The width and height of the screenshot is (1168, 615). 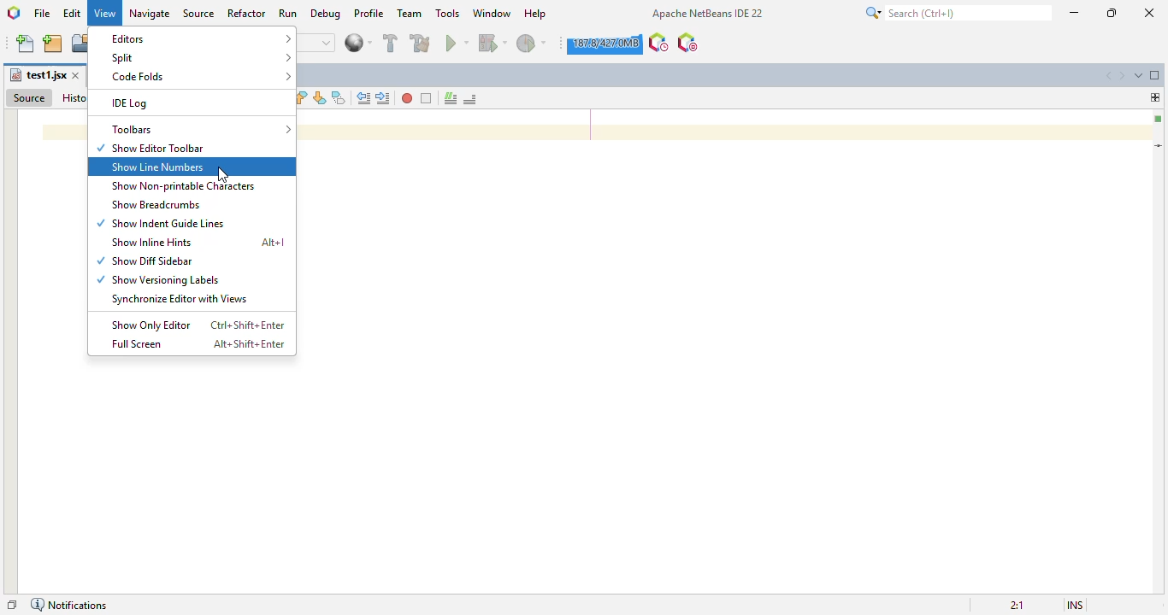 What do you see at coordinates (1157, 120) in the screenshot?
I see `no errors` at bounding box center [1157, 120].